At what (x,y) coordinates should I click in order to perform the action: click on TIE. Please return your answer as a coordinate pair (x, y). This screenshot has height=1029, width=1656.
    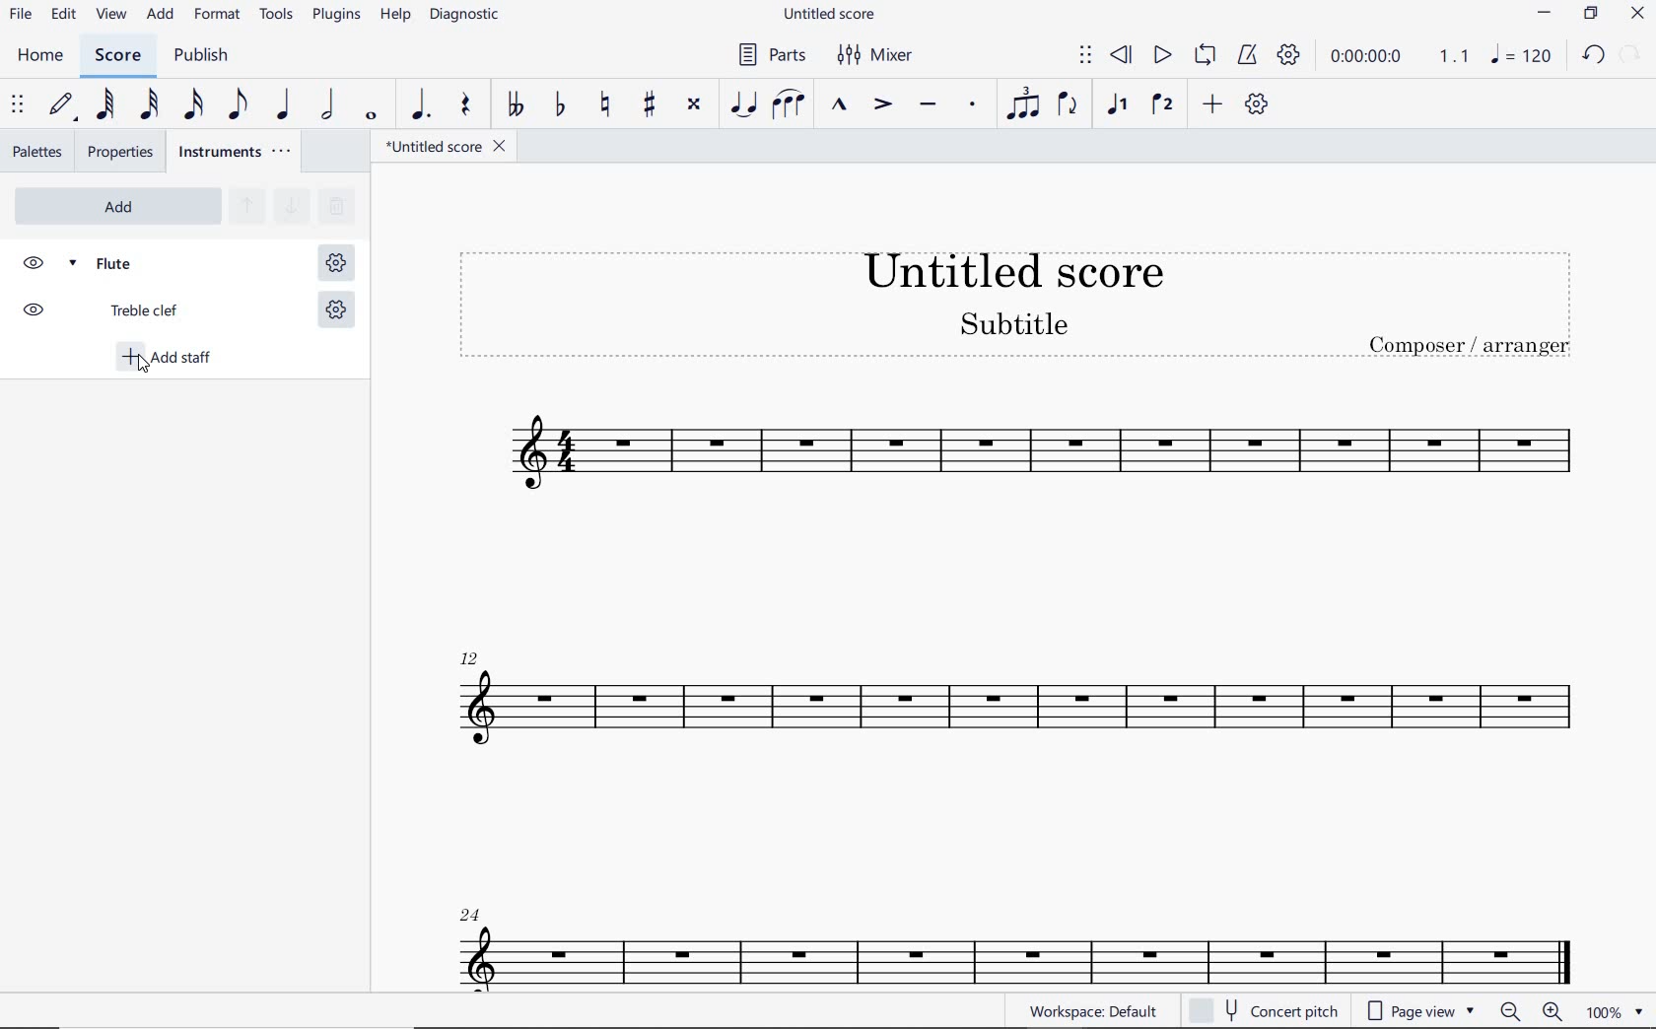
    Looking at the image, I should click on (744, 105).